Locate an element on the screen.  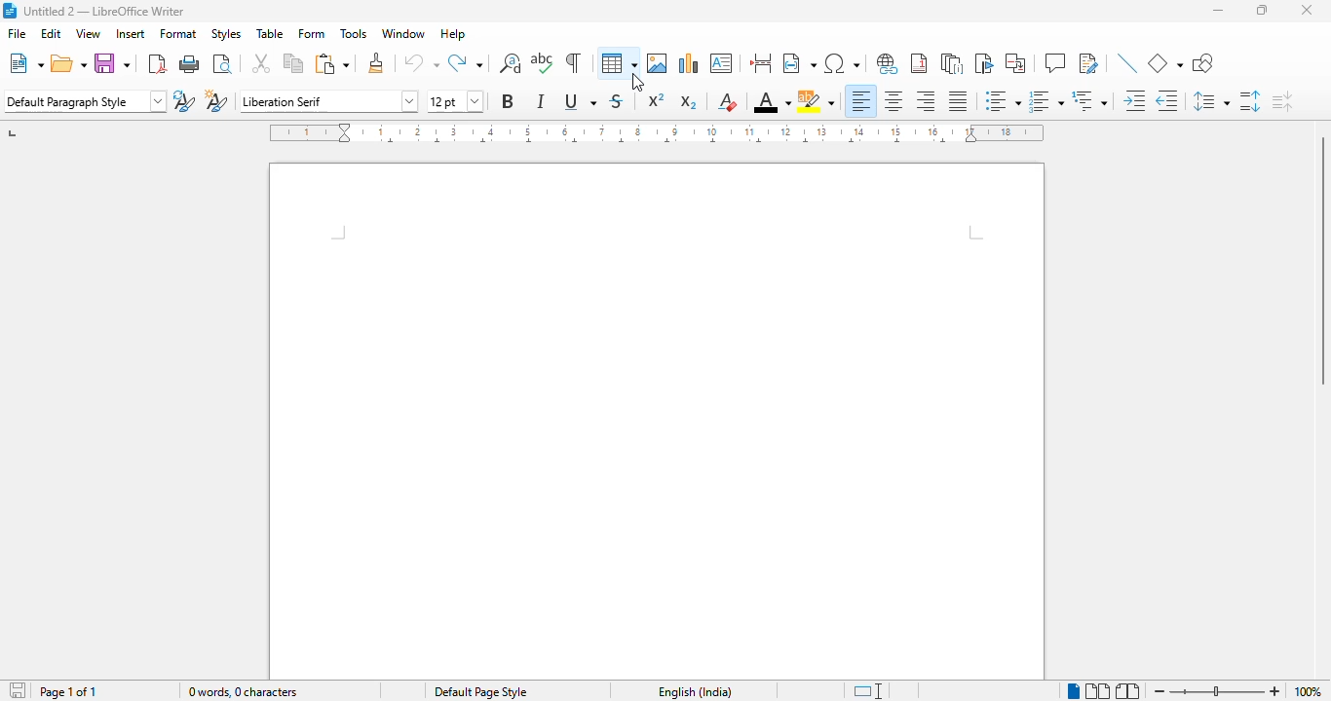
edit is located at coordinates (52, 33).